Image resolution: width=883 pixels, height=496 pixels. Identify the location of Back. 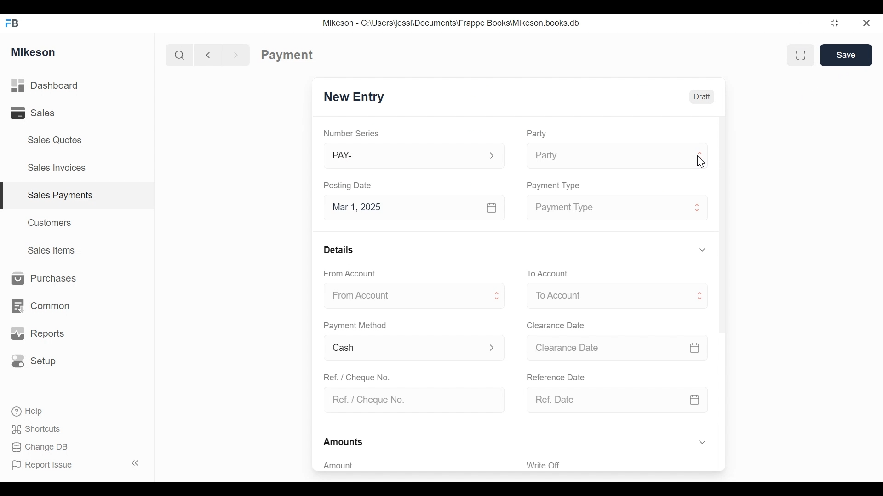
(212, 54).